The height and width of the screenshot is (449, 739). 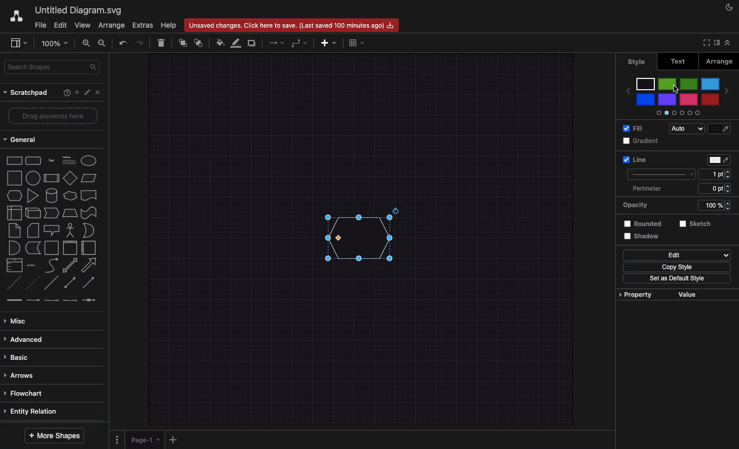 I want to click on Arrows, so click(x=21, y=375).